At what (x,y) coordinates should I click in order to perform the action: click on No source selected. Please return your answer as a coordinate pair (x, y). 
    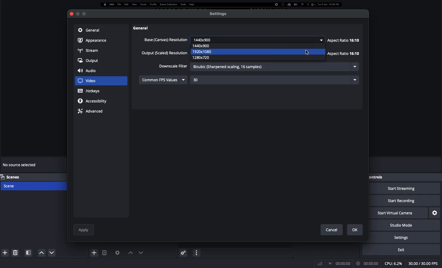
    Looking at the image, I should click on (20, 166).